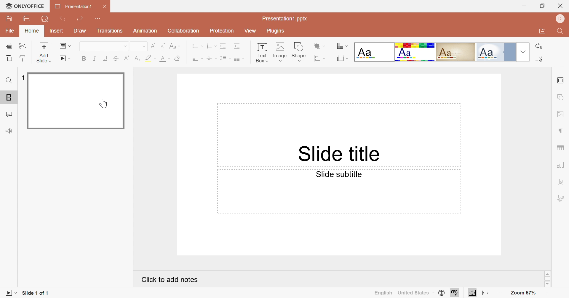 This screenshot has height=298, width=569. I want to click on Change slide layout, so click(61, 46).